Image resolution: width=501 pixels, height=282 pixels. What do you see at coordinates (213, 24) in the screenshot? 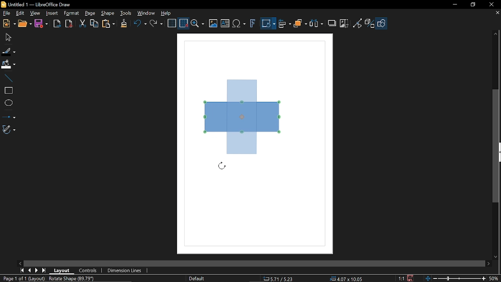
I see `Insert image` at bounding box center [213, 24].